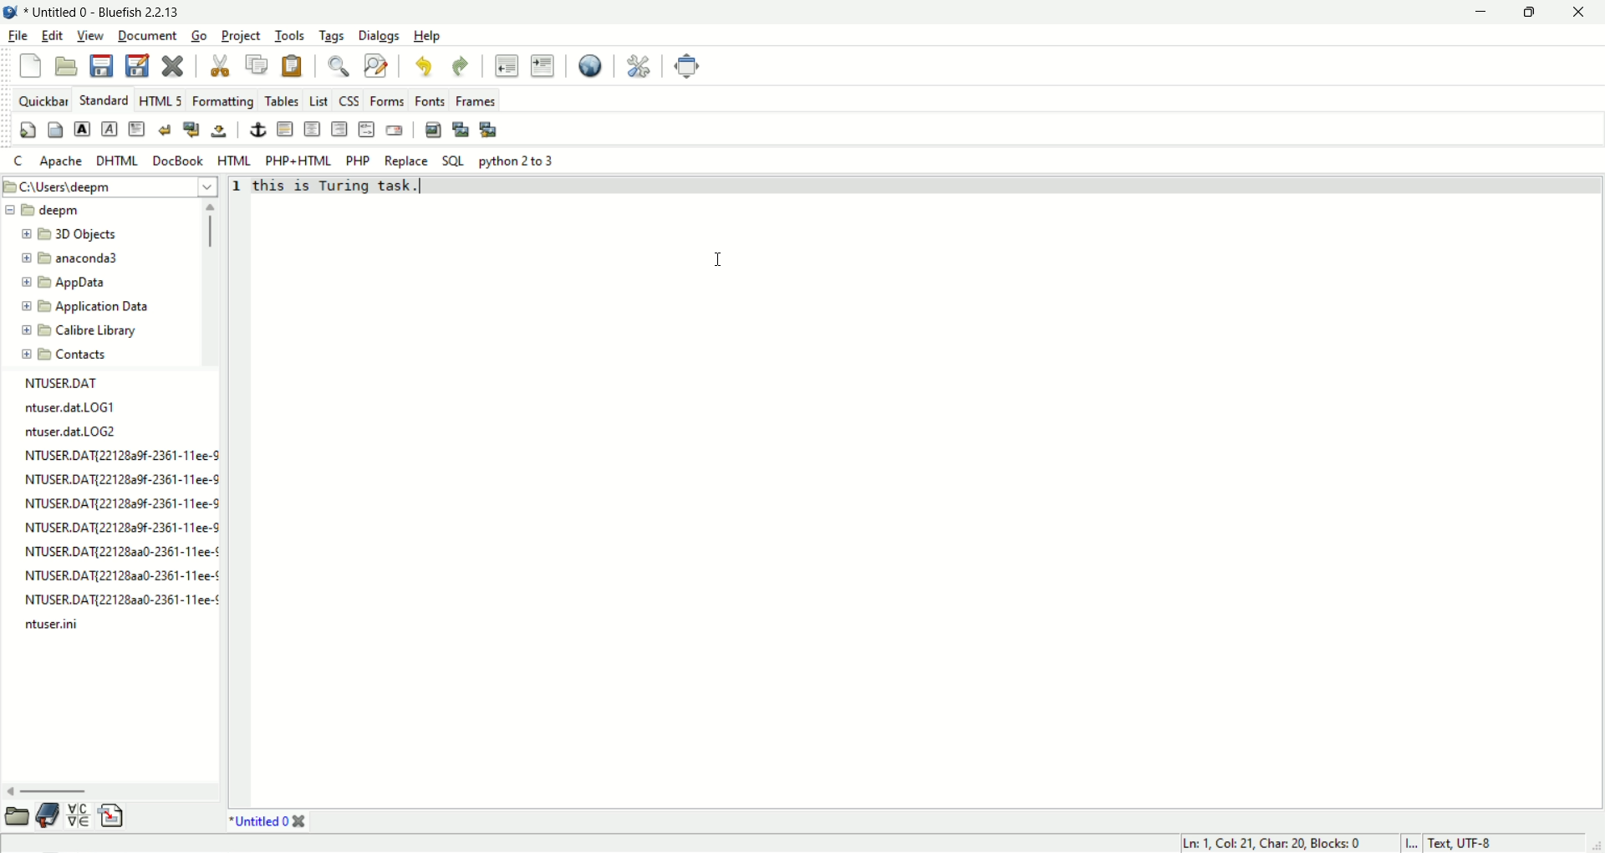 The height and width of the screenshot is (853, 1605). What do you see at coordinates (88, 329) in the screenshot?
I see `folder name` at bounding box center [88, 329].